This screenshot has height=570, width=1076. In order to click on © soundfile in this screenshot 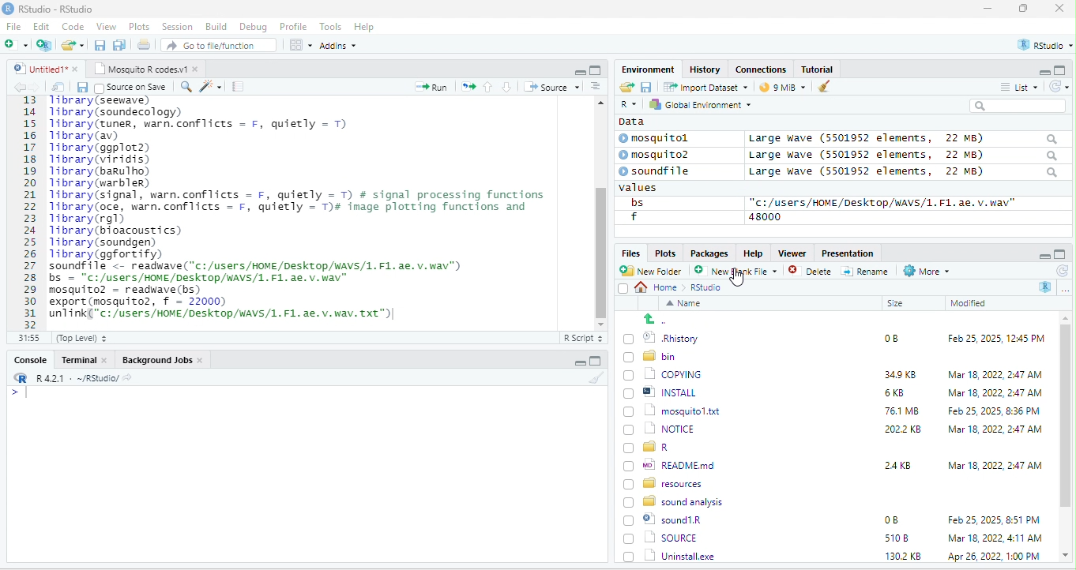, I will do `click(661, 171)`.